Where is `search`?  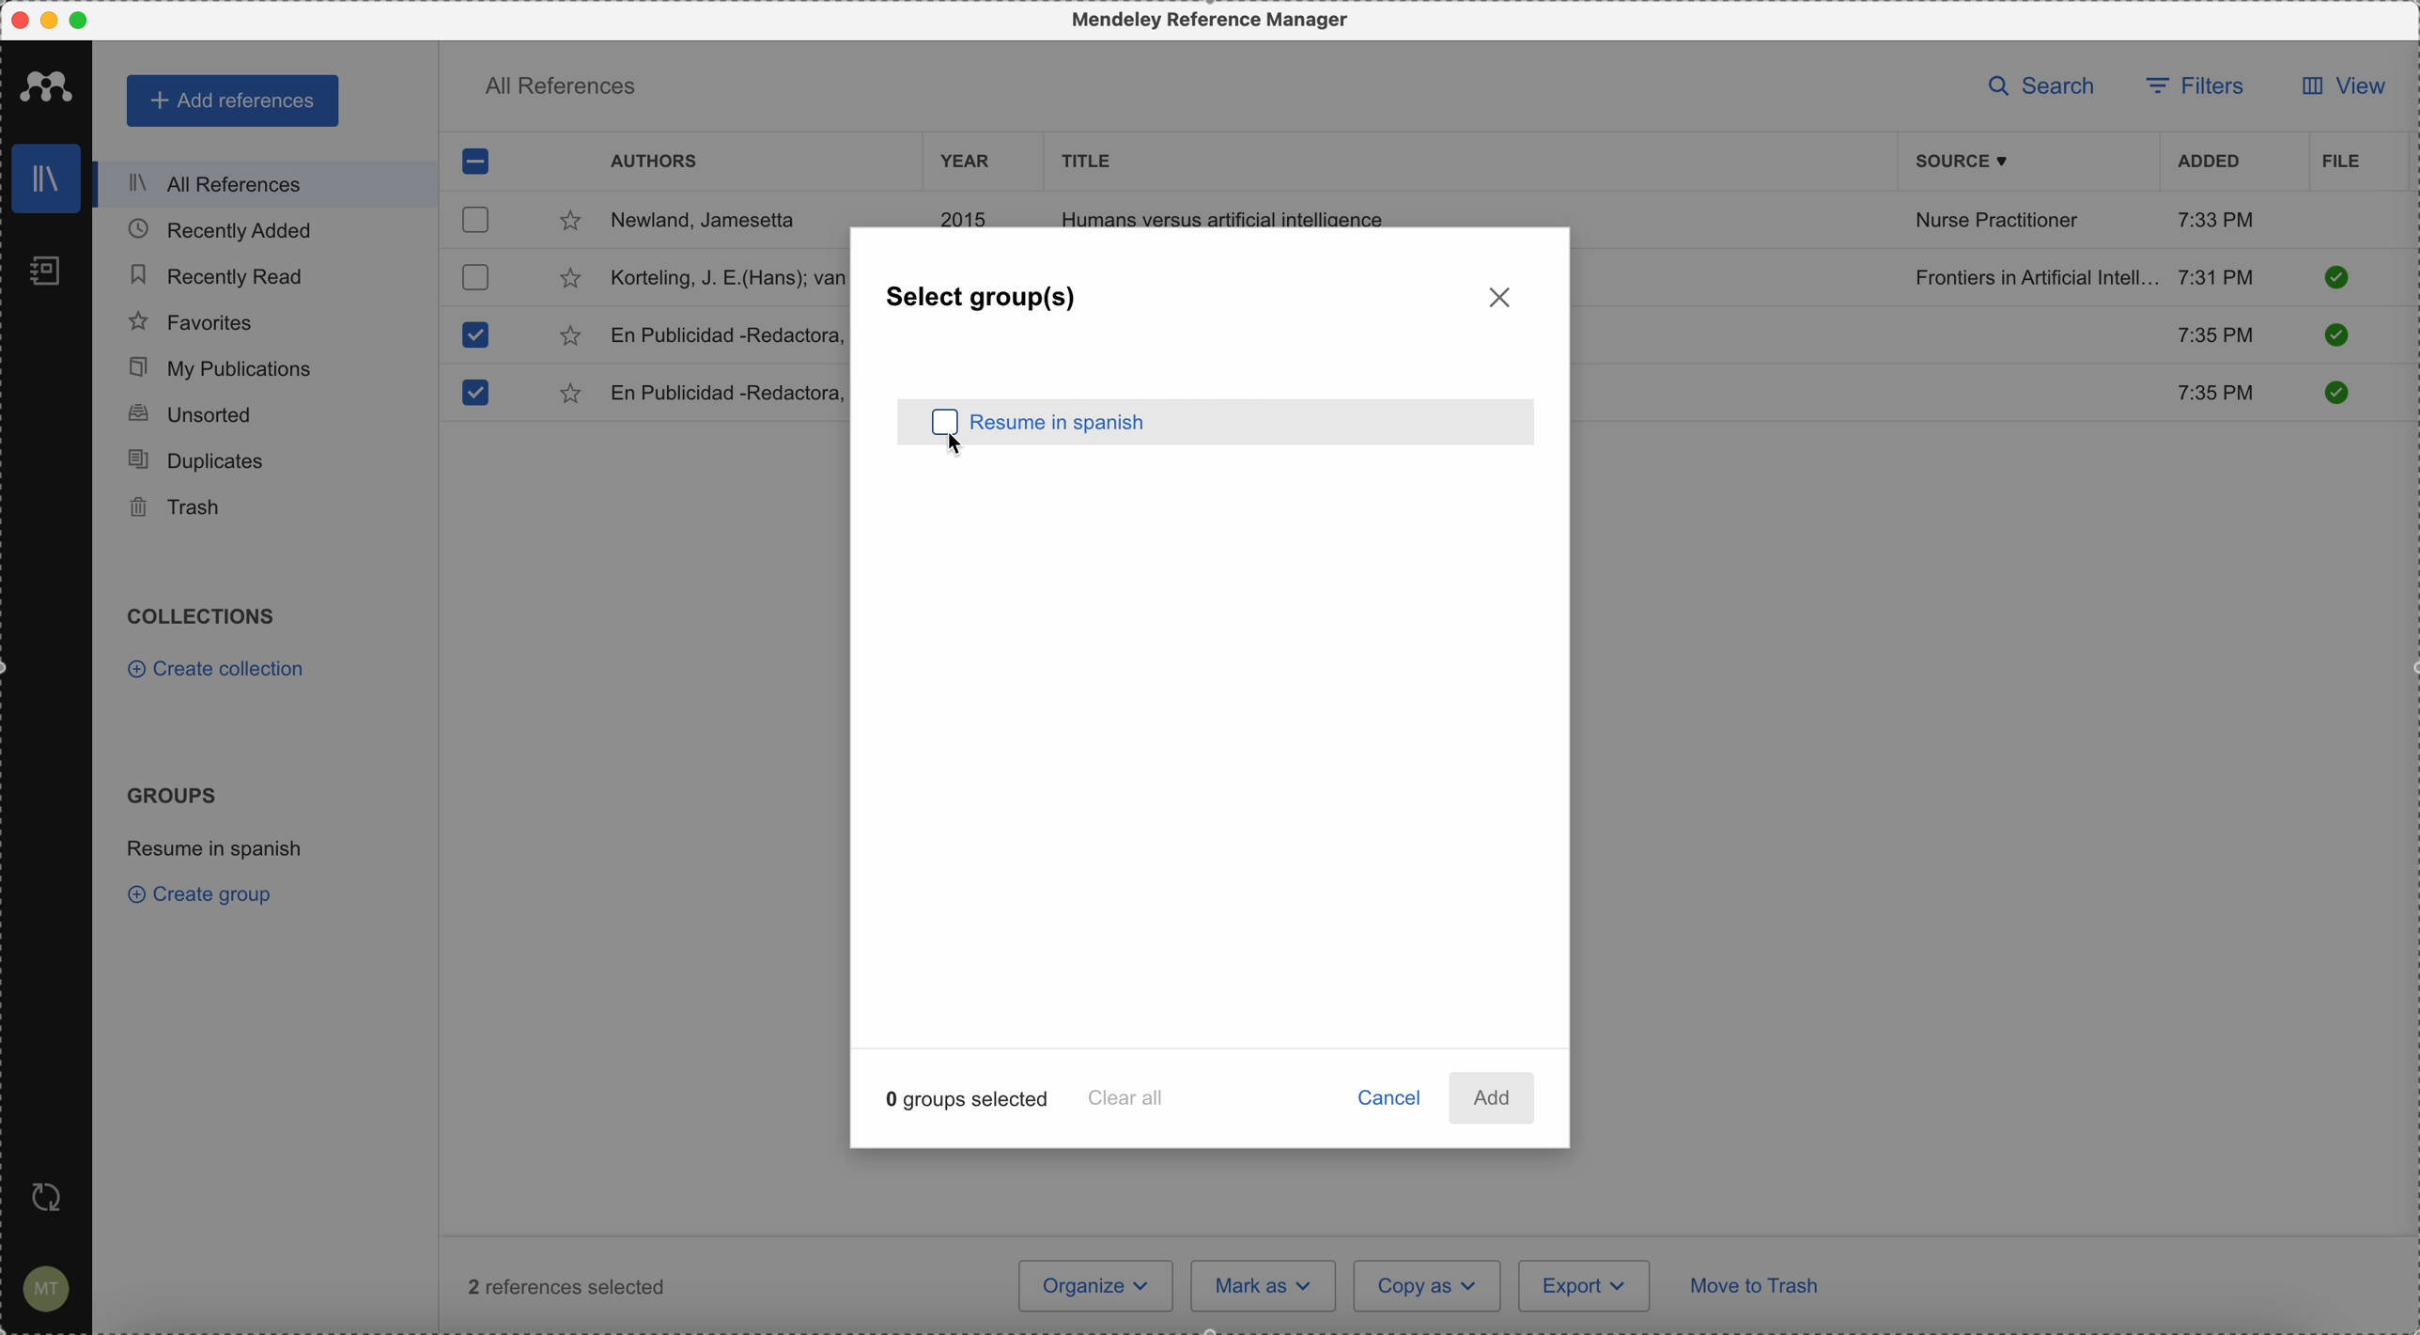
search is located at coordinates (2048, 87).